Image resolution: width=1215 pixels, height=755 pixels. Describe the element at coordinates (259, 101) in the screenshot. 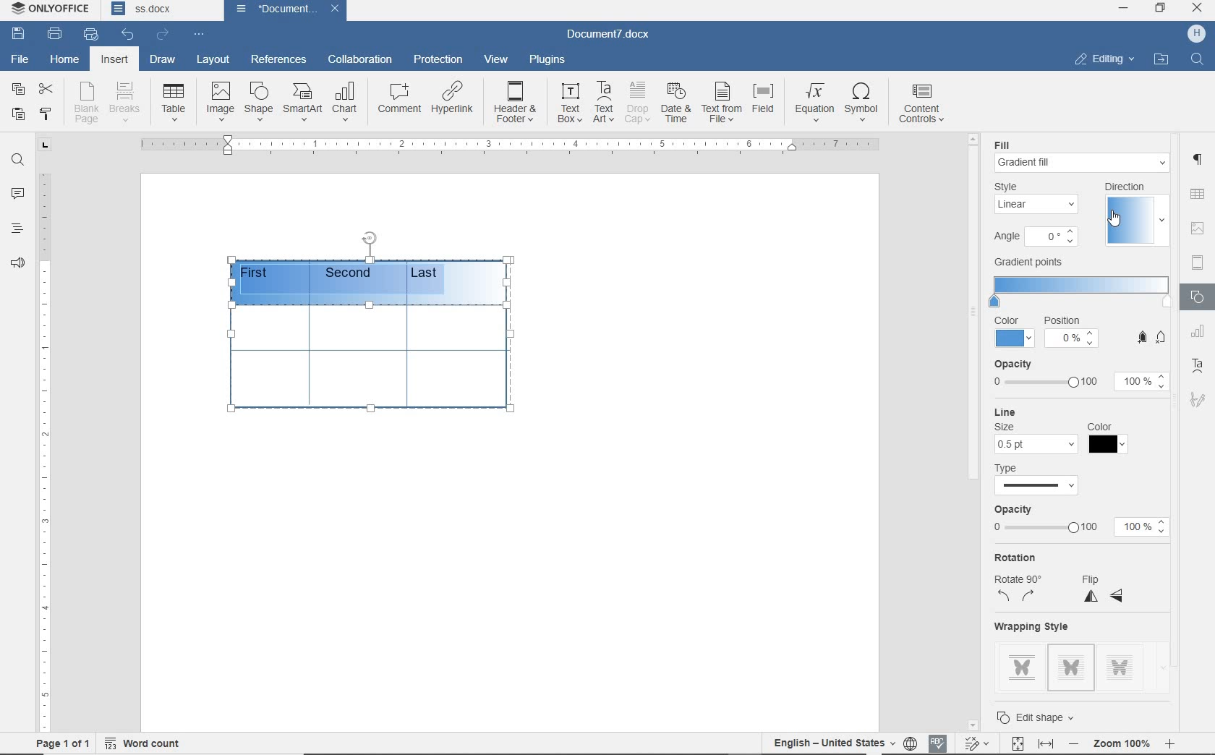

I see `shape` at that location.